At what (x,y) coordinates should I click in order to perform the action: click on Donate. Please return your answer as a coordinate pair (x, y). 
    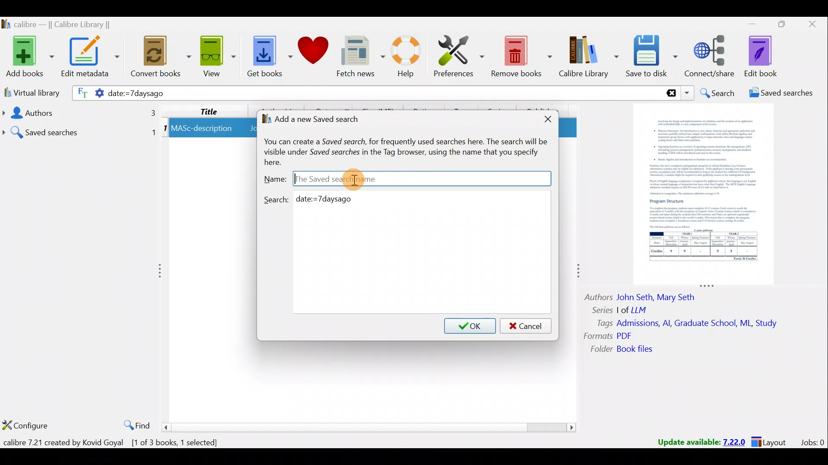
    Looking at the image, I should click on (313, 52).